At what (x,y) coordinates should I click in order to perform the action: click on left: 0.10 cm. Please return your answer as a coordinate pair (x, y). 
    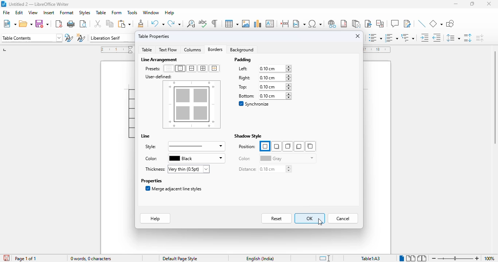
    Looking at the image, I should click on (264, 69).